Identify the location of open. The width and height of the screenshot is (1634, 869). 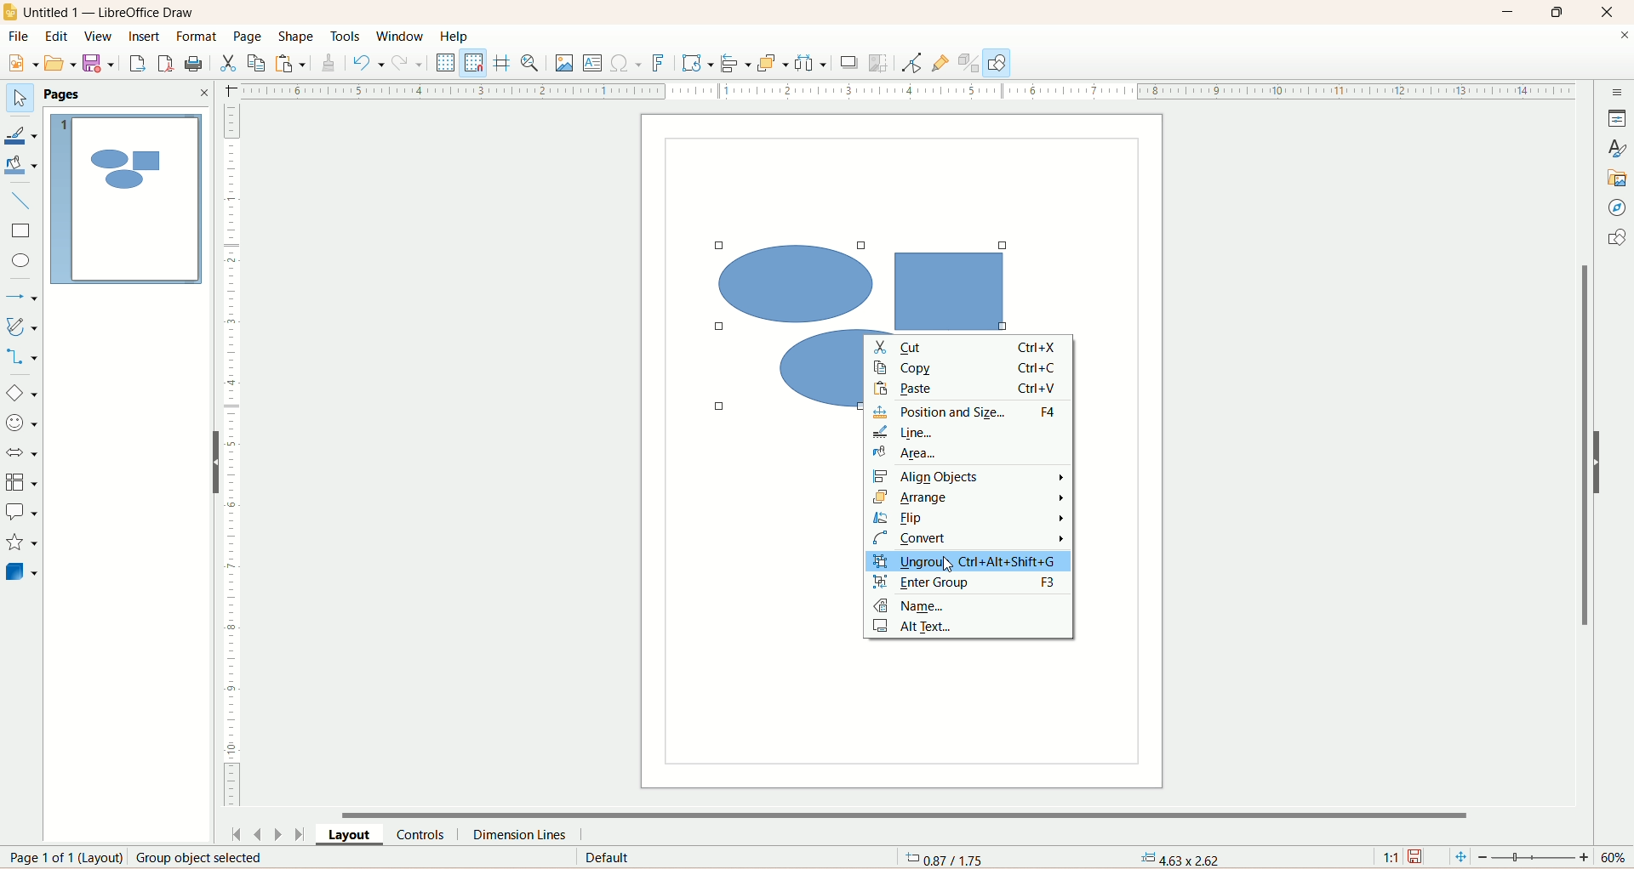
(62, 63).